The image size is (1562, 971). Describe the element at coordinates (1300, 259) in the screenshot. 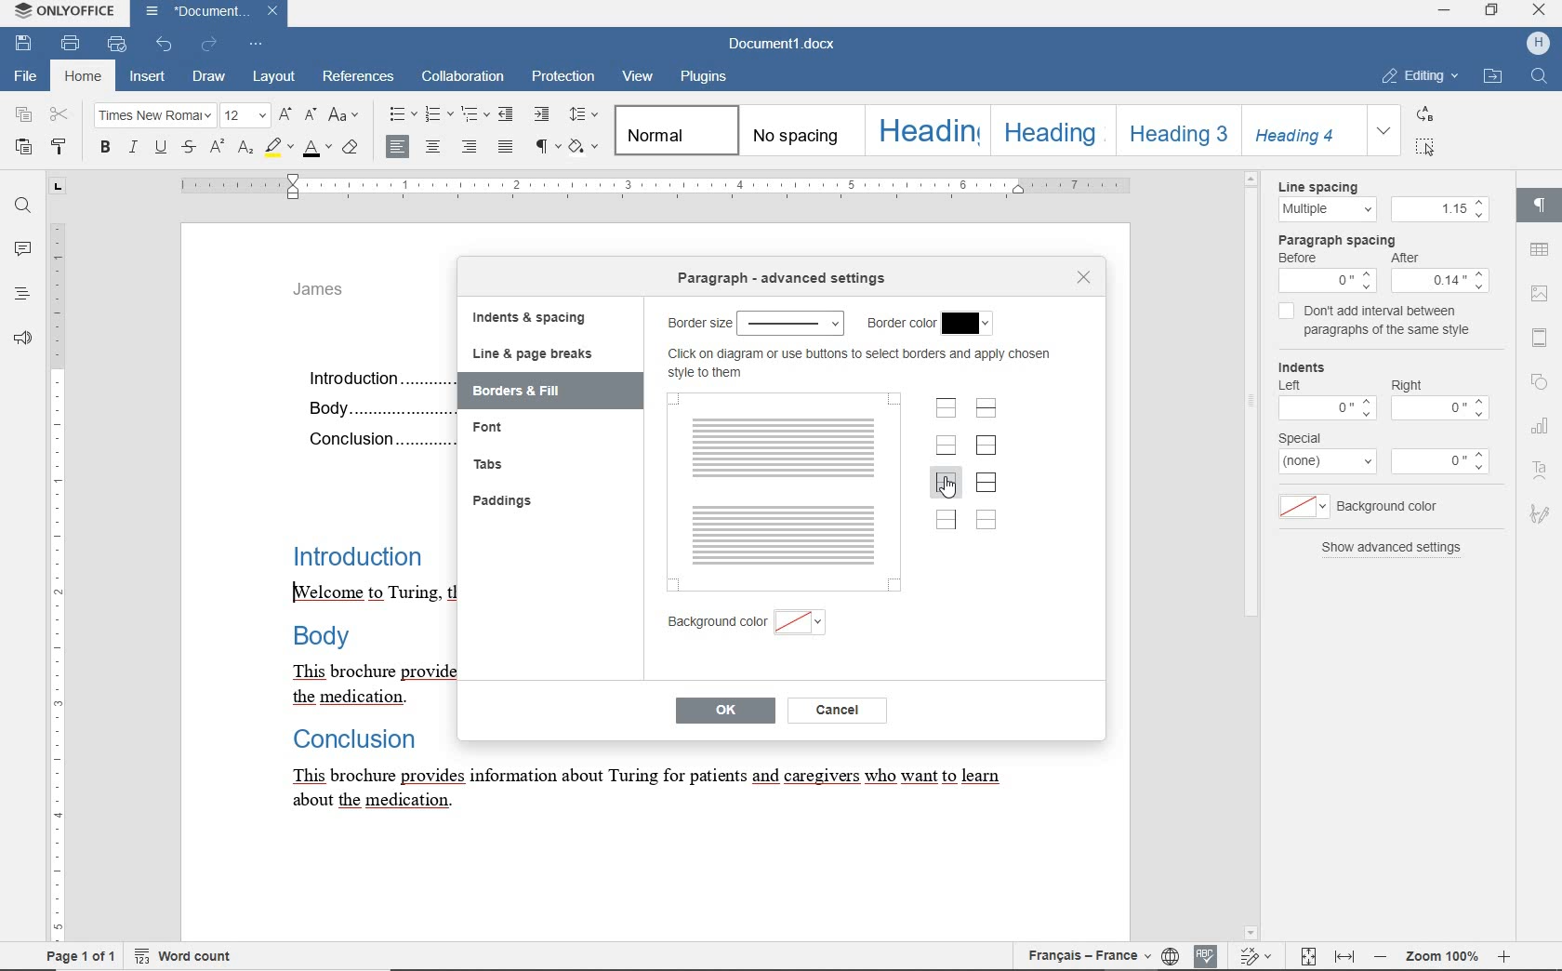

I see `before` at that location.